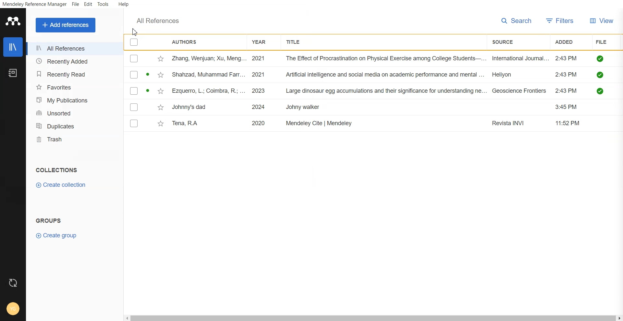 The height and width of the screenshot is (321, 623). What do you see at coordinates (34, 5) in the screenshot?
I see `Mendeley Reference Manager` at bounding box center [34, 5].